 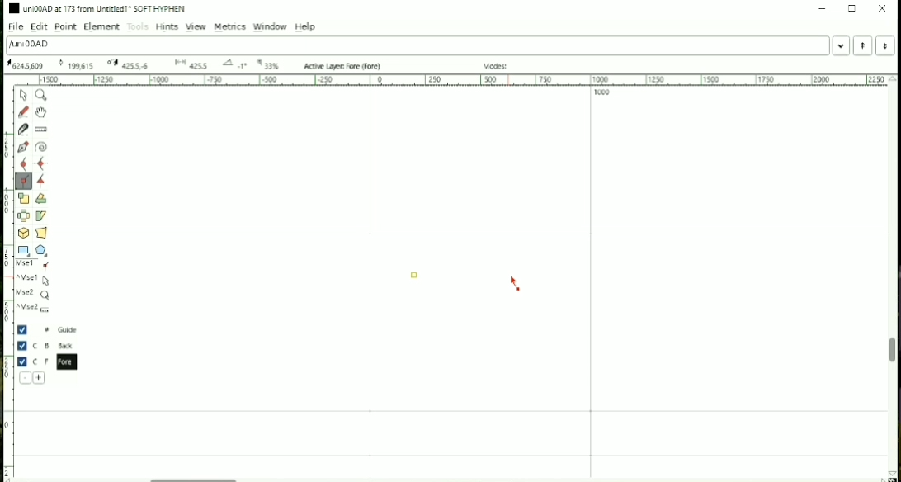 I want to click on Magnify, so click(x=42, y=95).